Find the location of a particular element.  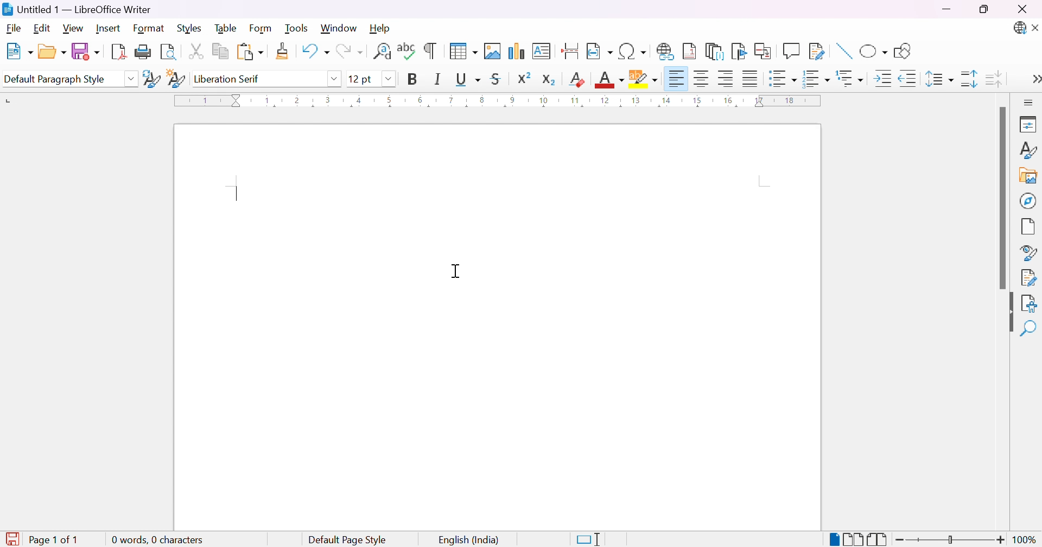

View is located at coordinates (74, 28).